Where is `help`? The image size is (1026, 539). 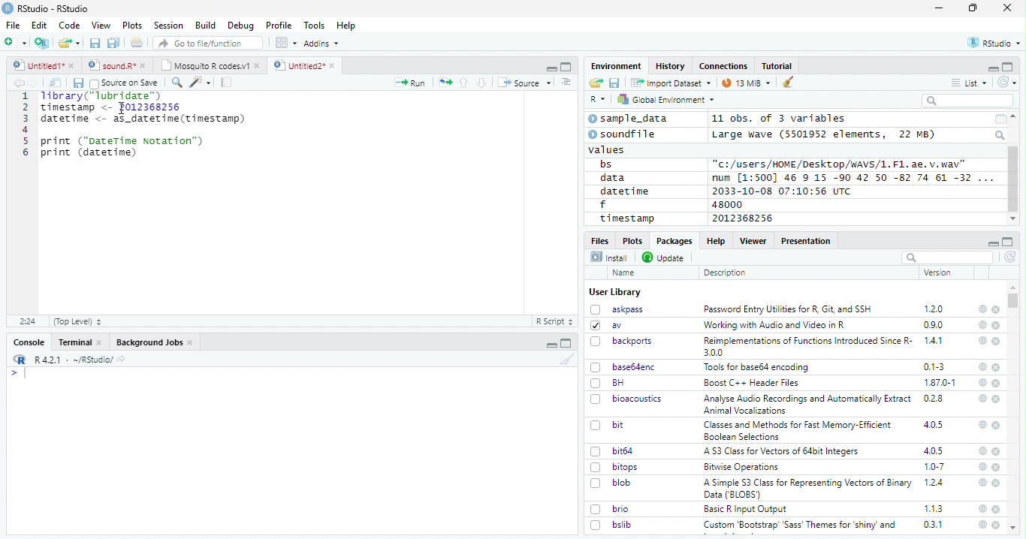
help is located at coordinates (982, 367).